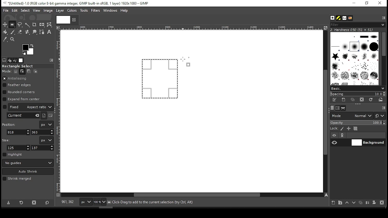 Image resolution: width=388 pixels, height=218 pixels. What do you see at coordinates (111, 11) in the screenshot?
I see `windows` at bounding box center [111, 11].